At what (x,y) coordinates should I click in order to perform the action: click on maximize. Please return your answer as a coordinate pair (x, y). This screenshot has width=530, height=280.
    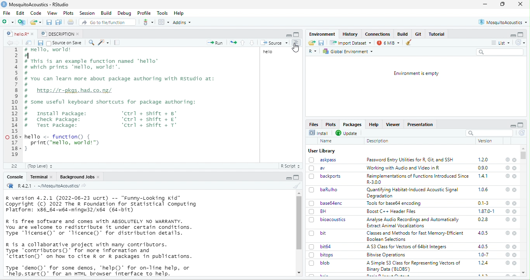
    Looking at the image, I should click on (288, 177).